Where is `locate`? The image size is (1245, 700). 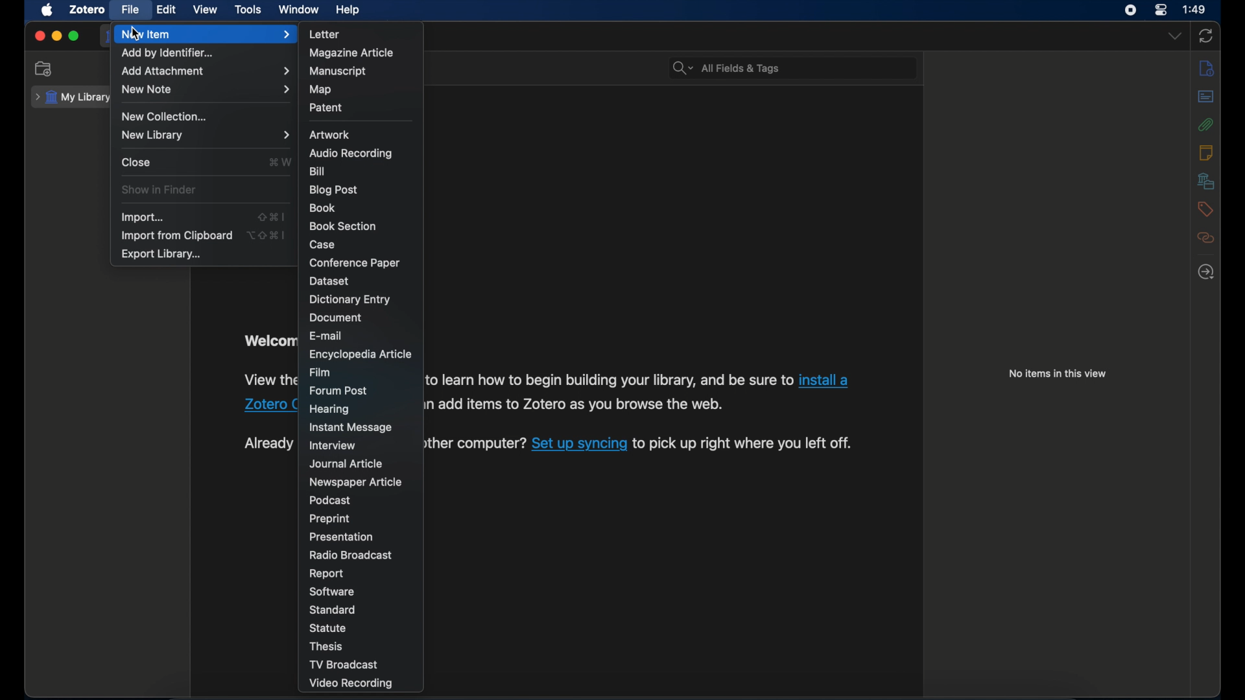
locate is located at coordinates (1205, 273).